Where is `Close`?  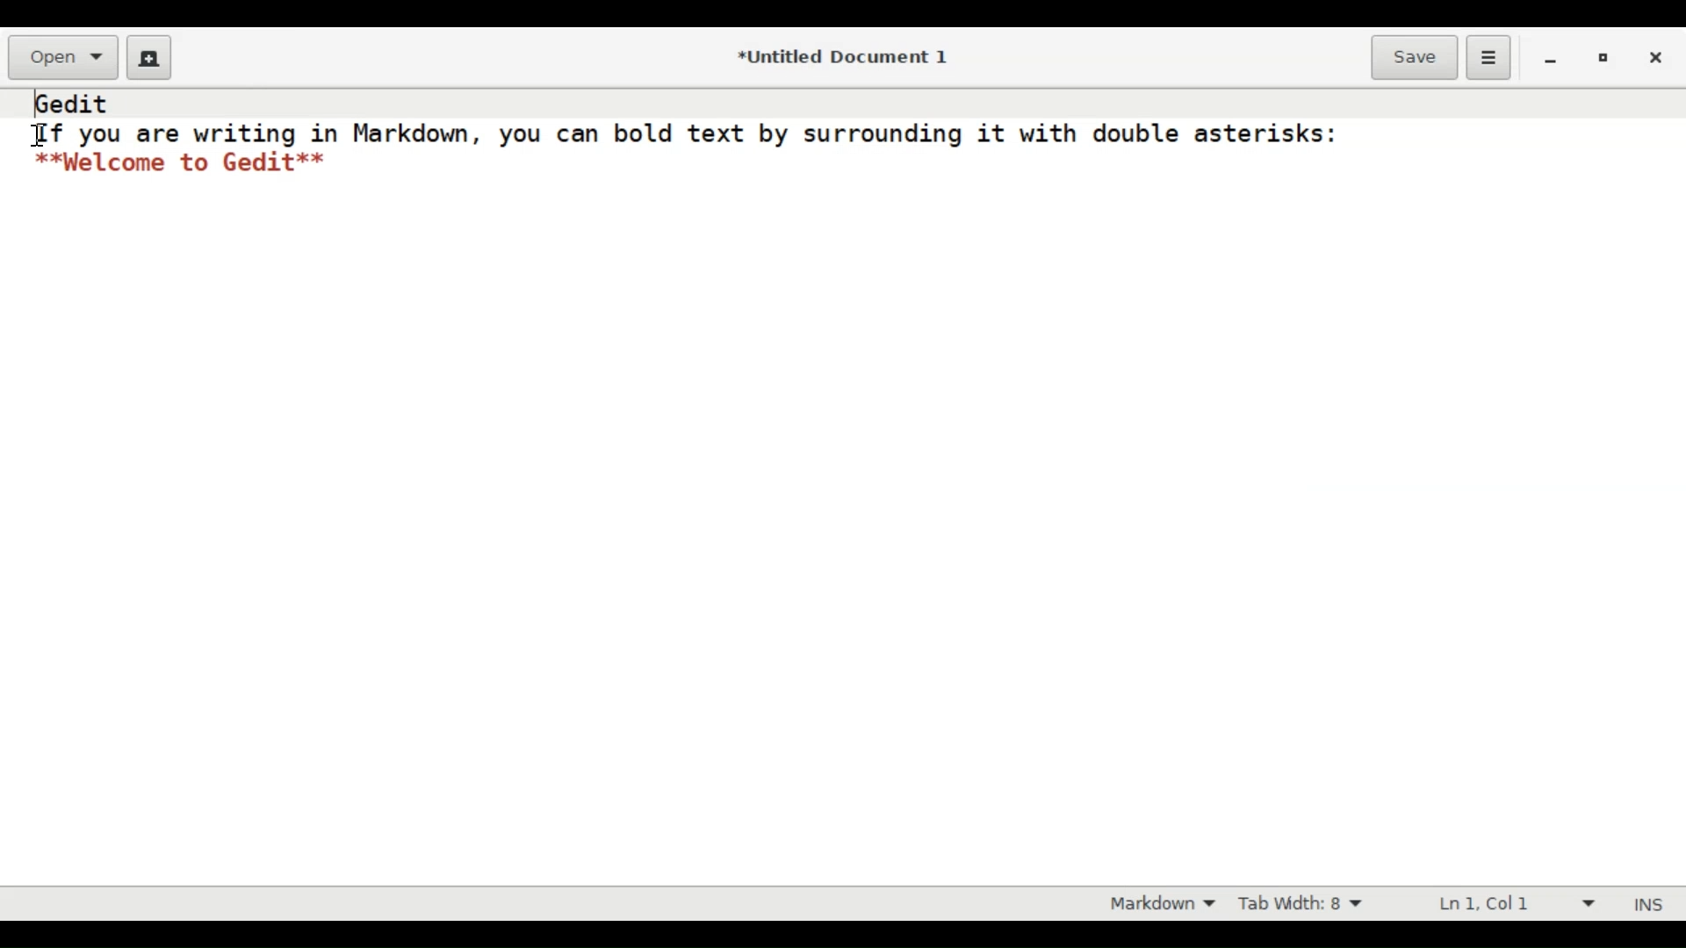
Close is located at coordinates (1657, 58).